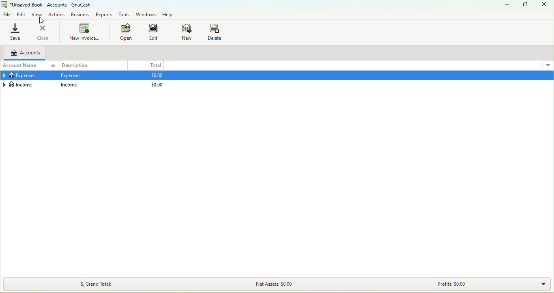  Describe the element at coordinates (84, 32) in the screenshot. I see `New invoice` at that location.